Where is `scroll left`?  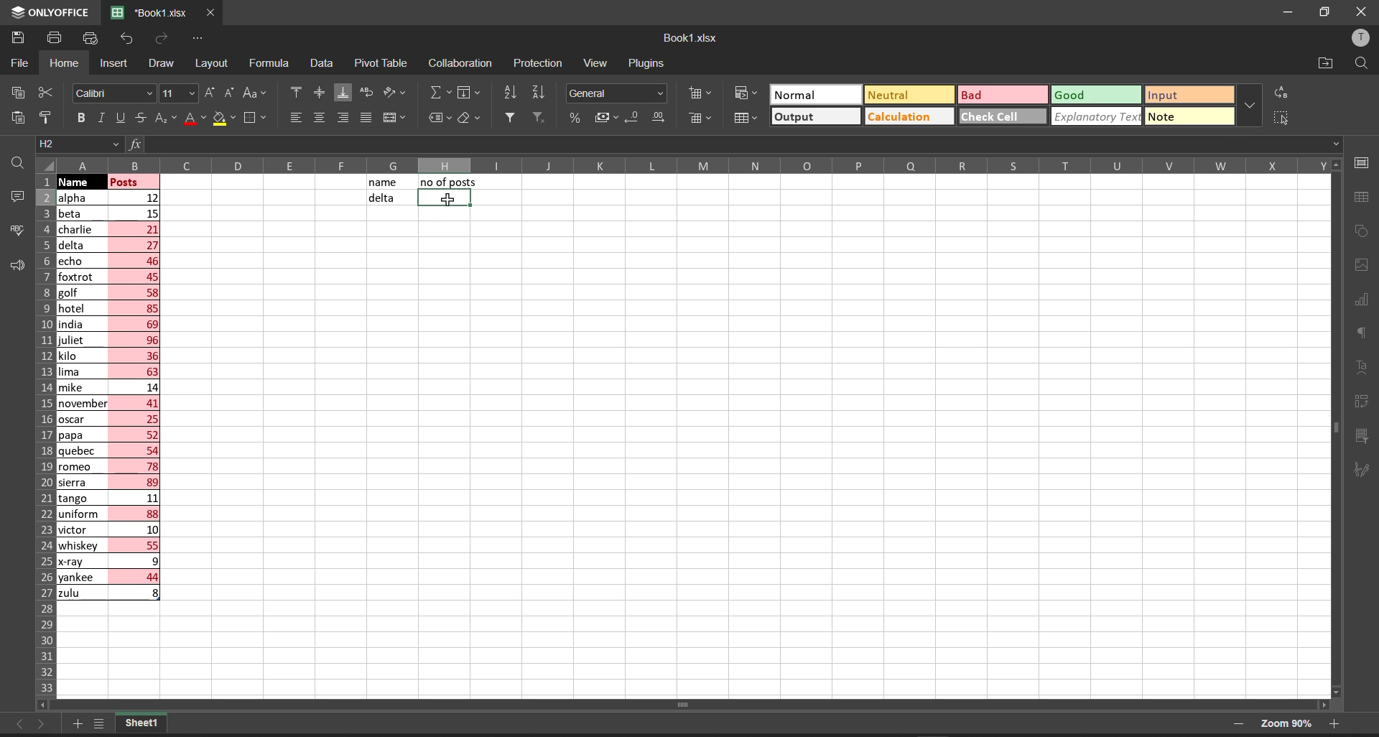
scroll left is located at coordinates (50, 704).